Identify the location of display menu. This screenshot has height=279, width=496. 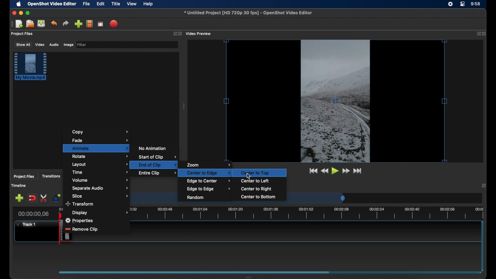
(100, 213).